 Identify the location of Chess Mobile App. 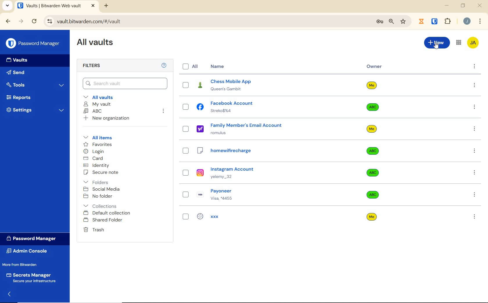
(241, 85).